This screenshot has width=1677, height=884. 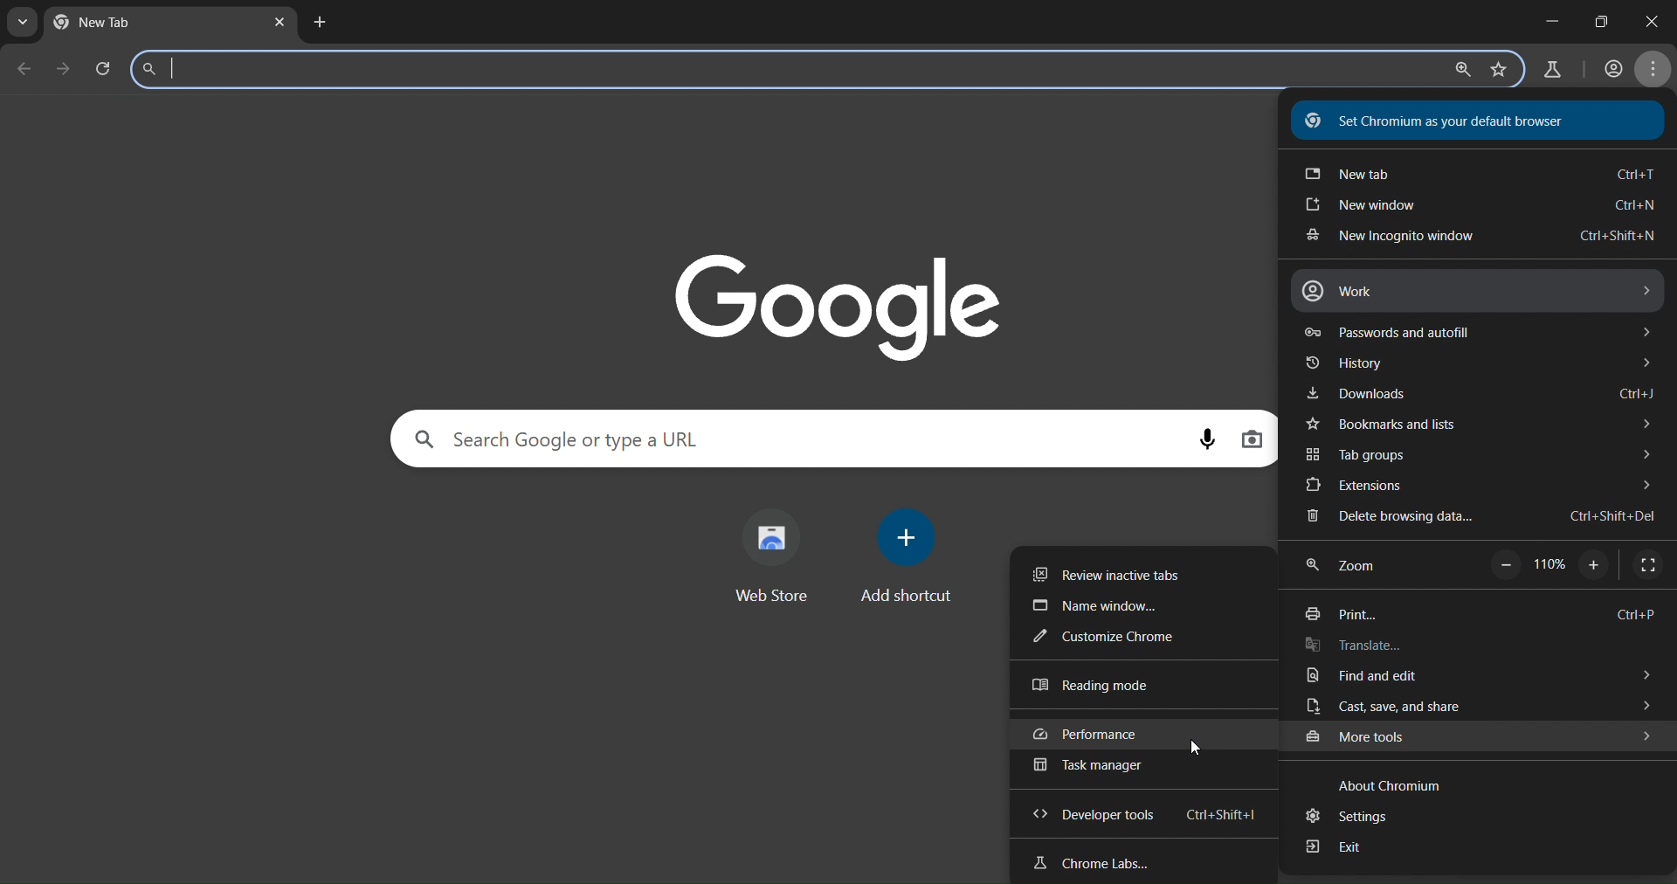 What do you see at coordinates (1342, 853) in the screenshot?
I see `exit` at bounding box center [1342, 853].